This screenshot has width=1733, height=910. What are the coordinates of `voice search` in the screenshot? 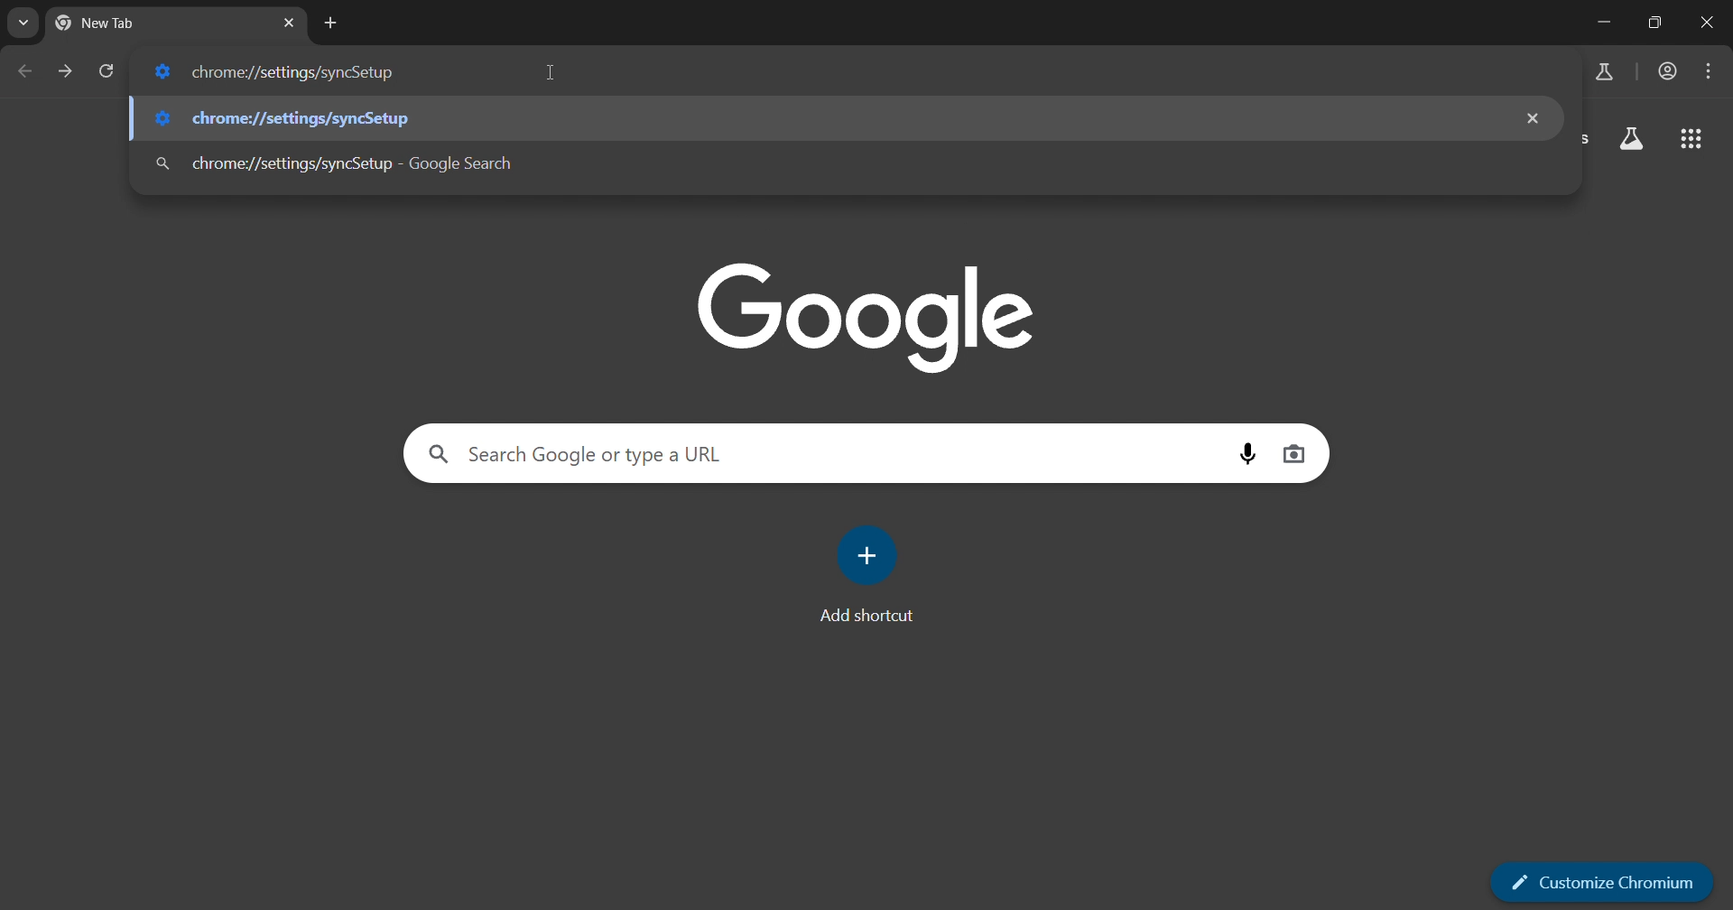 It's located at (1246, 455).